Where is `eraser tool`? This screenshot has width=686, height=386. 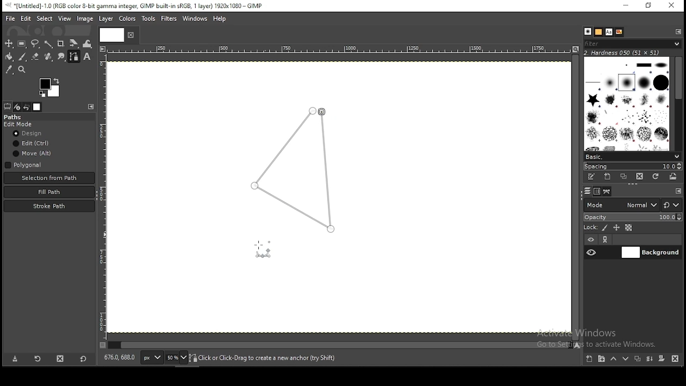 eraser tool is located at coordinates (35, 58).